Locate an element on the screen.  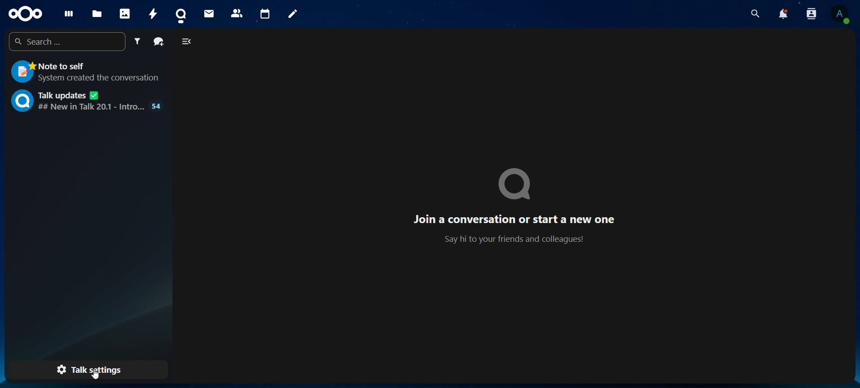
talk is located at coordinates (184, 12).